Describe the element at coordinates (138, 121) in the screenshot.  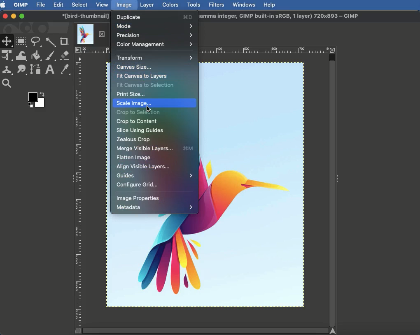
I see `Crop to content` at that location.